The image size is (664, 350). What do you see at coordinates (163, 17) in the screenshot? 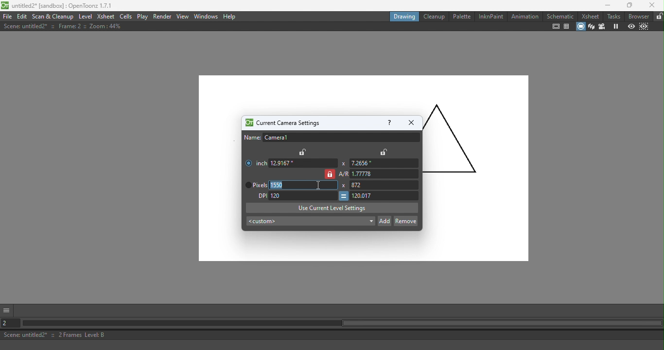
I see `Render` at bounding box center [163, 17].